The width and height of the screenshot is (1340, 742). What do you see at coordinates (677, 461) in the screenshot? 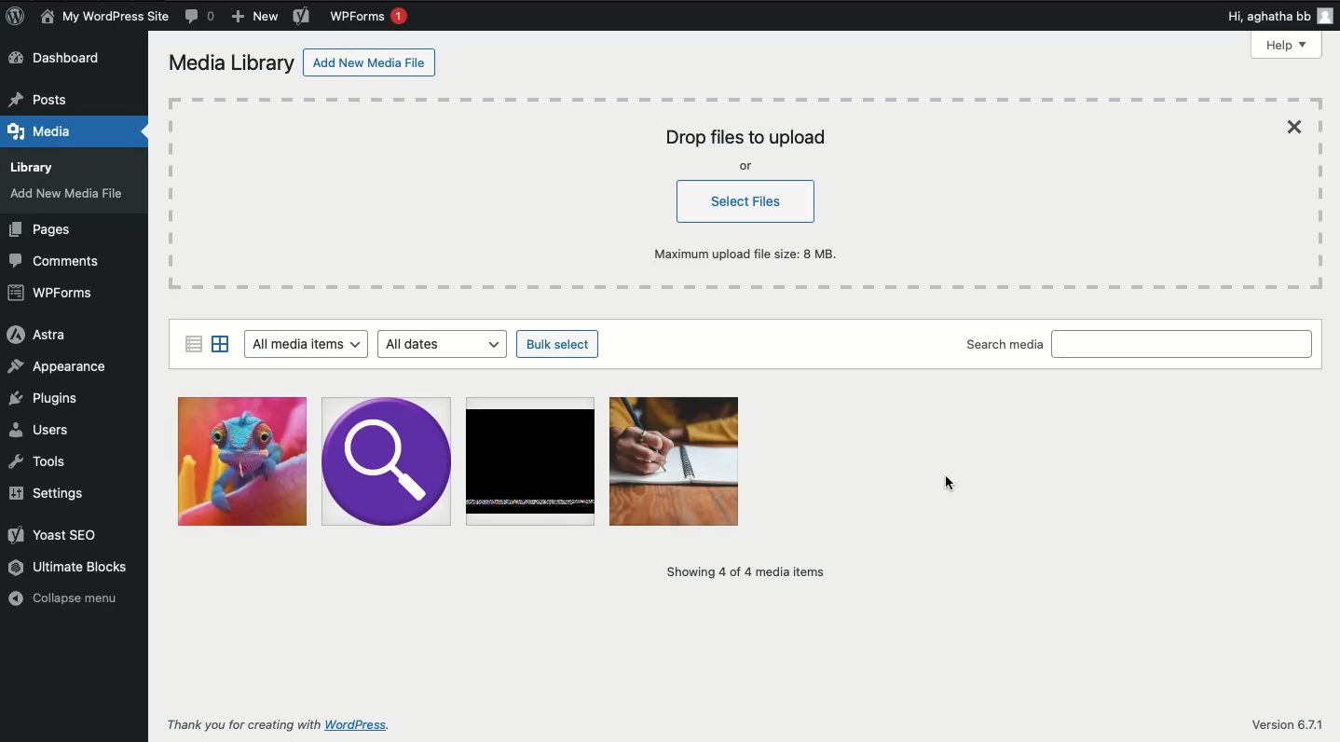
I see `image 1` at bounding box center [677, 461].